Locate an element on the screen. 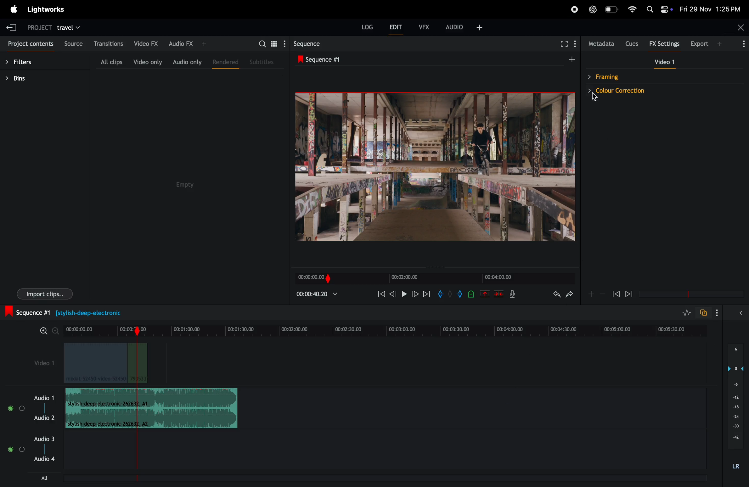 The height and width of the screenshot is (487, 749). transitions is located at coordinates (109, 43).